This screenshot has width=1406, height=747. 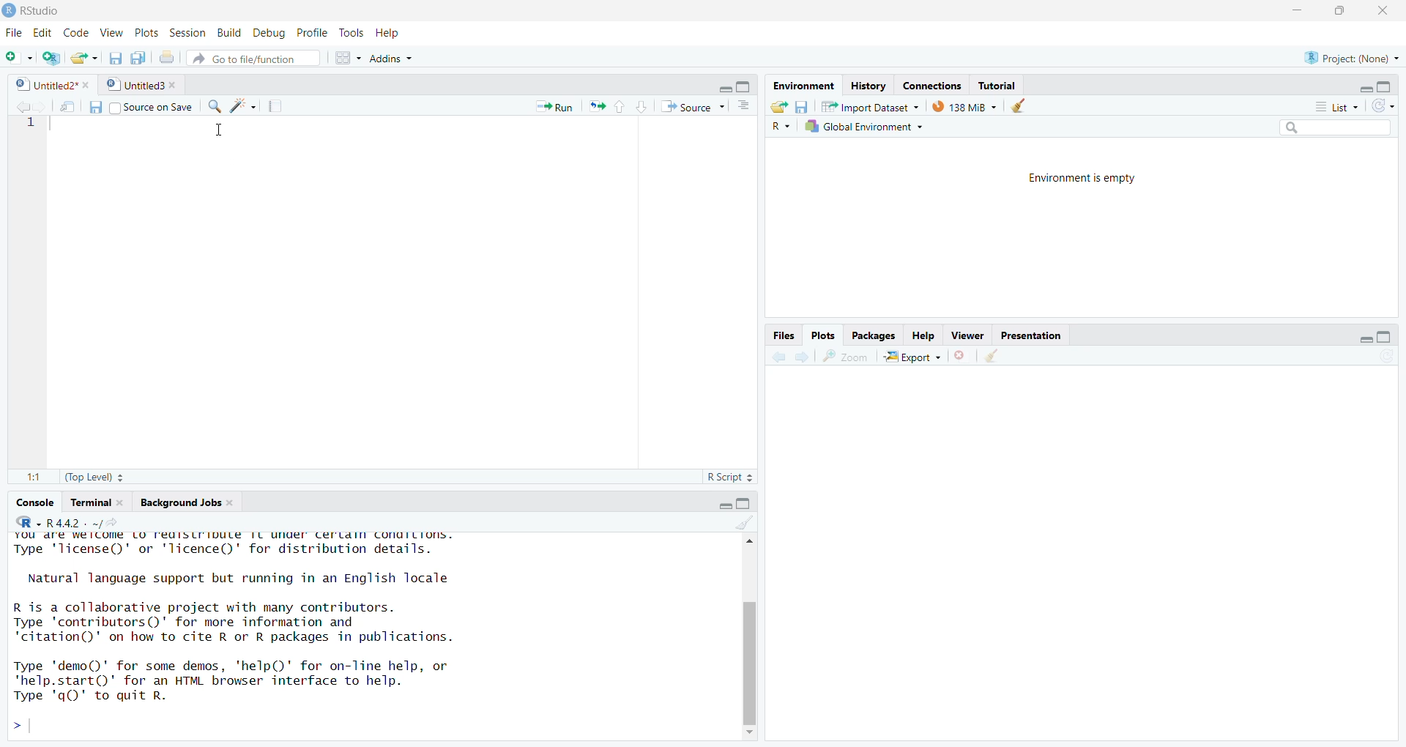 I want to click on refresh, so click(x=1393, y=105).